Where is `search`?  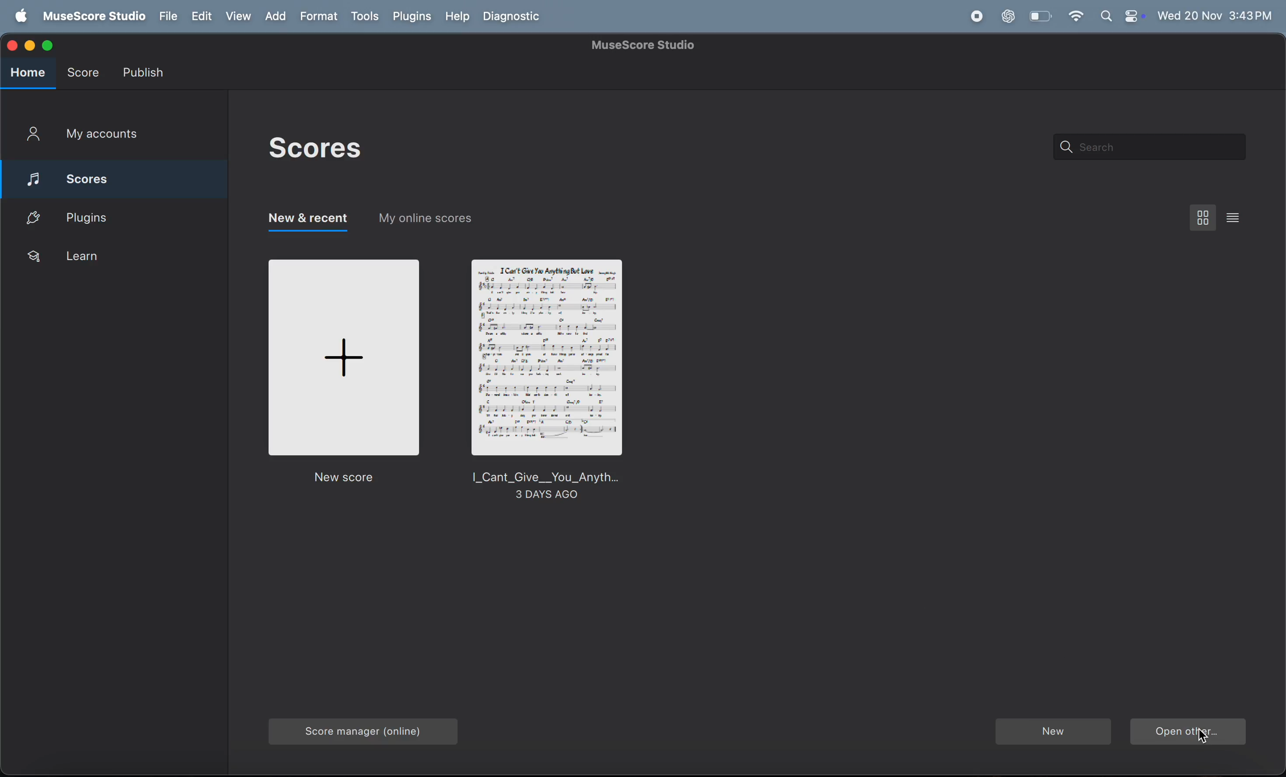
search is located at coordinates (1148, 147).